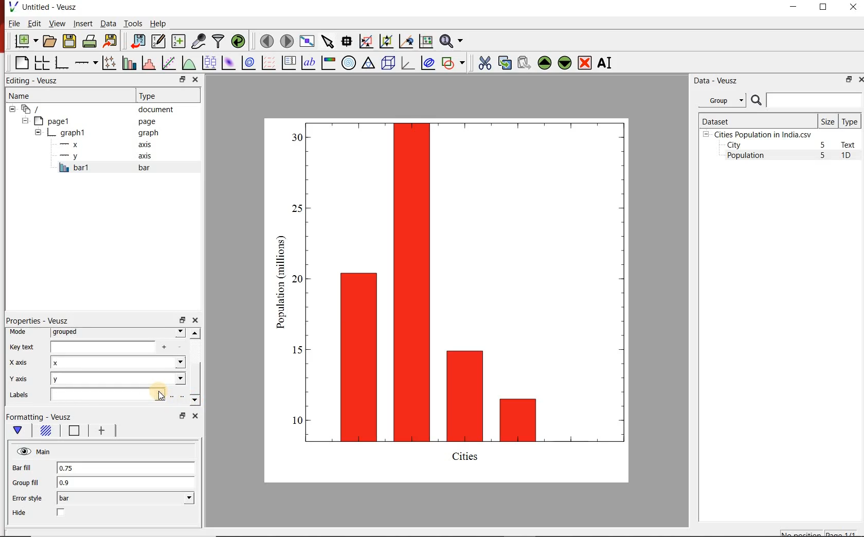  Describe the element at coordinates (288, 63) in the screenshot. I see `plot key` at that location.